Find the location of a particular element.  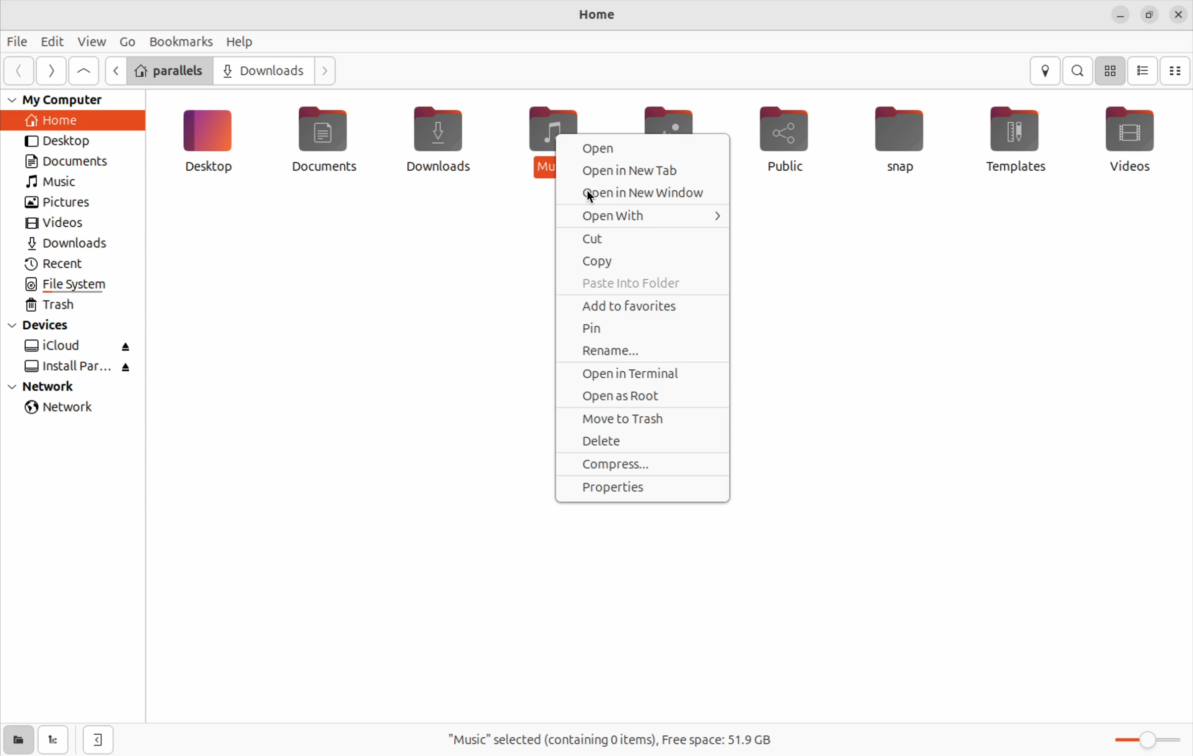

install is located at coordinates (76, 368).